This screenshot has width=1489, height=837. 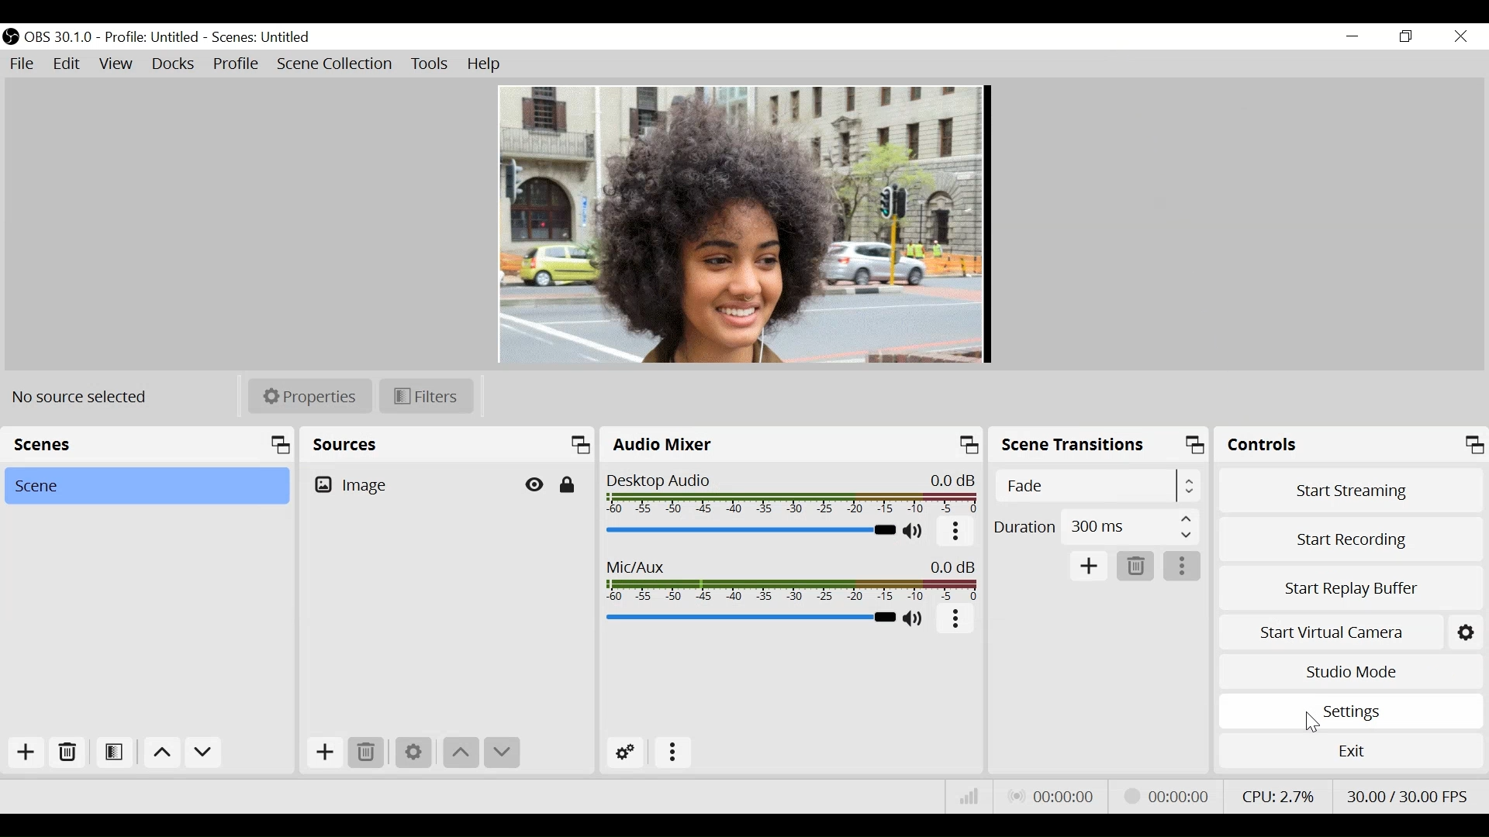 What do you see at coordinates (1408, 794) in the screenshot?
I see `30.00/ 30.00 FPS` at bounding box center [1408, 794].